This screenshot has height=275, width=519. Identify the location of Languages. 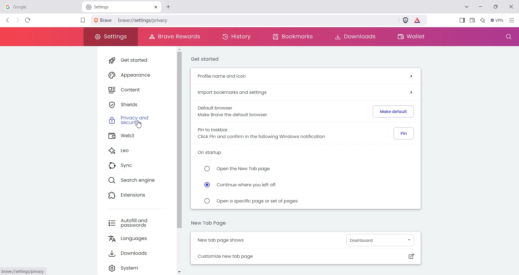
(136, 239).